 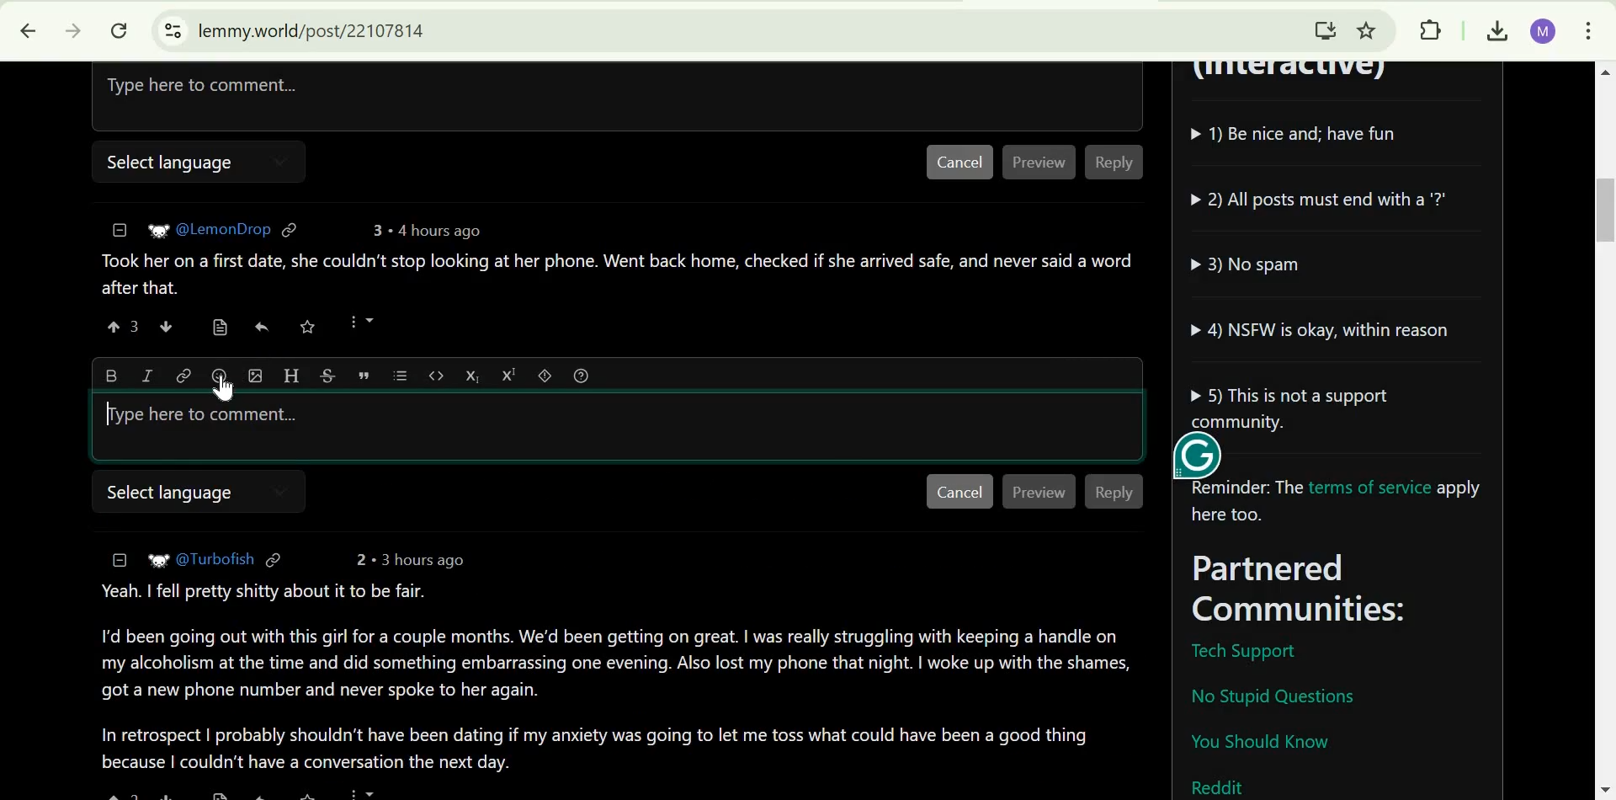 What do you see at coordinates (1342, 503) in the screenshot?
I see `Reminder: The terms of service apply here too.` at bounding box center [1342, 503].